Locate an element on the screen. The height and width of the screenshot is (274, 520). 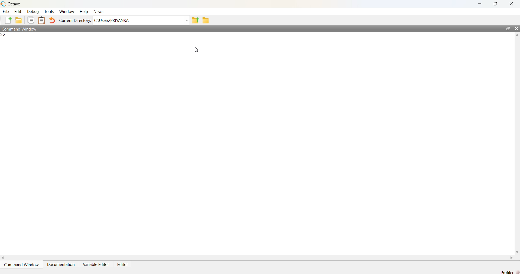
Undo is located at coordinates (52, 21).